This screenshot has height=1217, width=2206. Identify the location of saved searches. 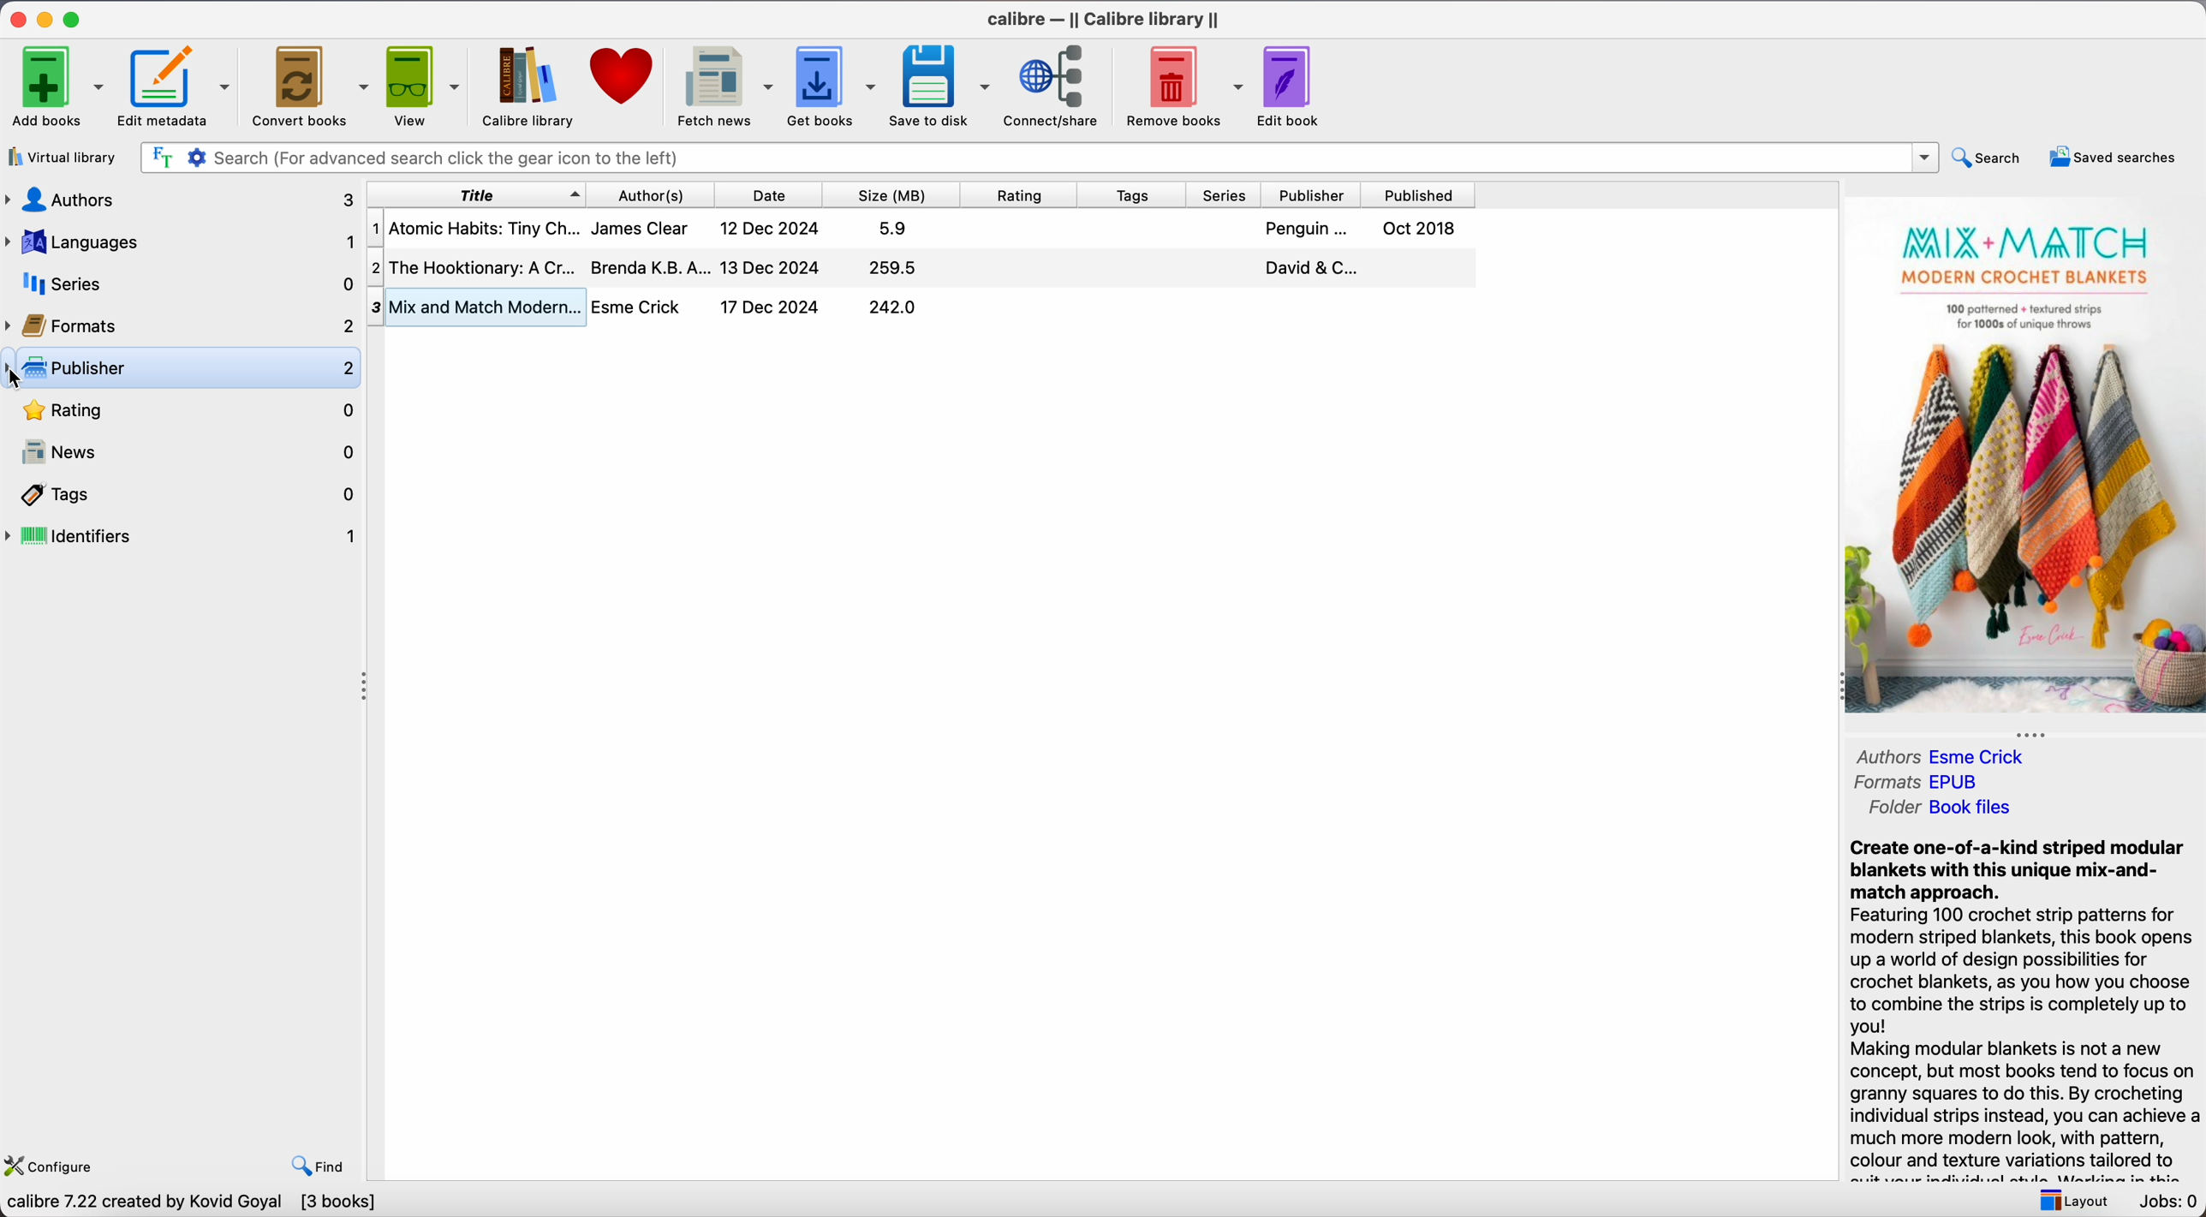
(2111, 156).